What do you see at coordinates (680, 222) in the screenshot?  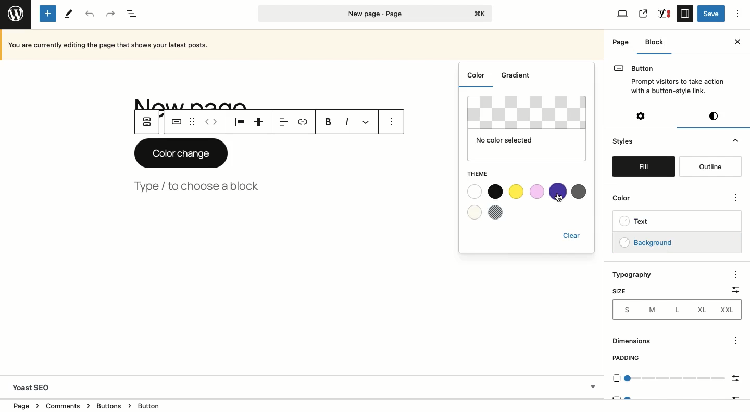 I see `Text` at bounding box center [680, 222].